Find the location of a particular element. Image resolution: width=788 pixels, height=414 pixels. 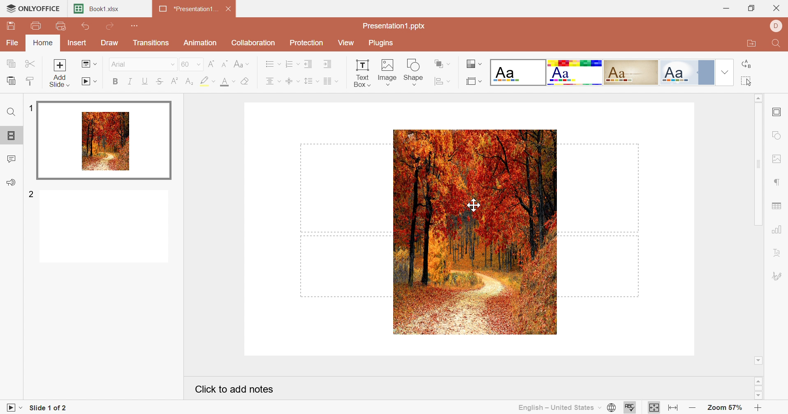

Subscript is located at coordinates (189, 81).